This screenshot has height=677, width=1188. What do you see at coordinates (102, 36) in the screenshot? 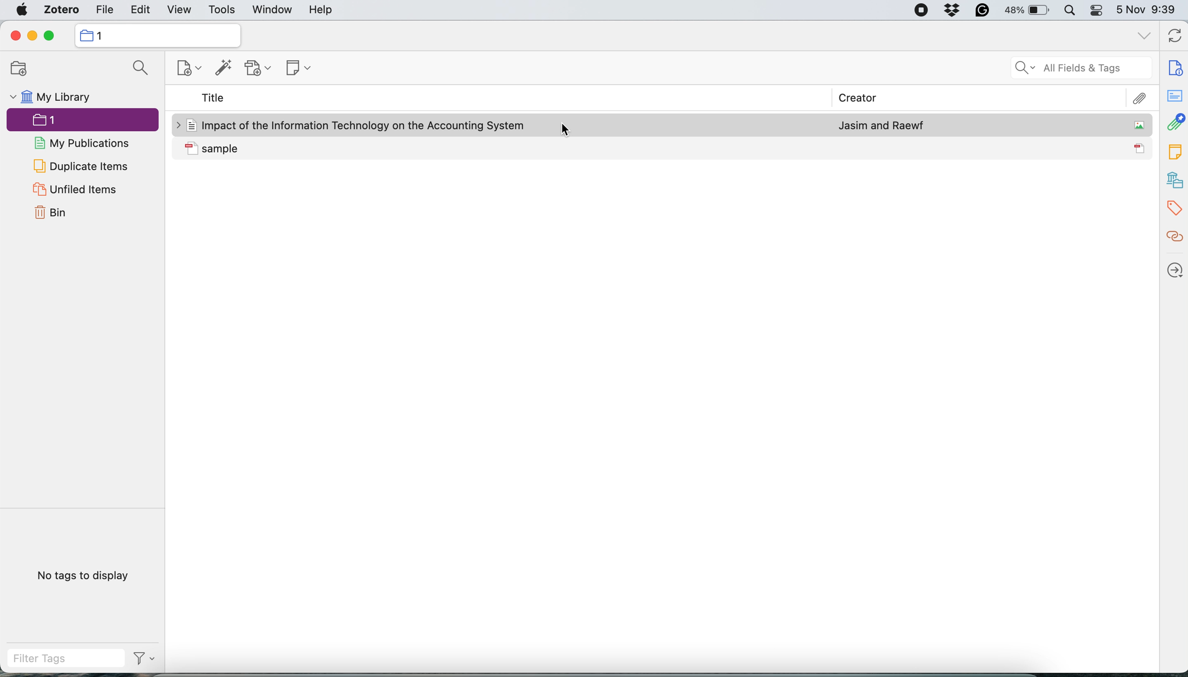
I see `1` at bounding box center [102, 36].